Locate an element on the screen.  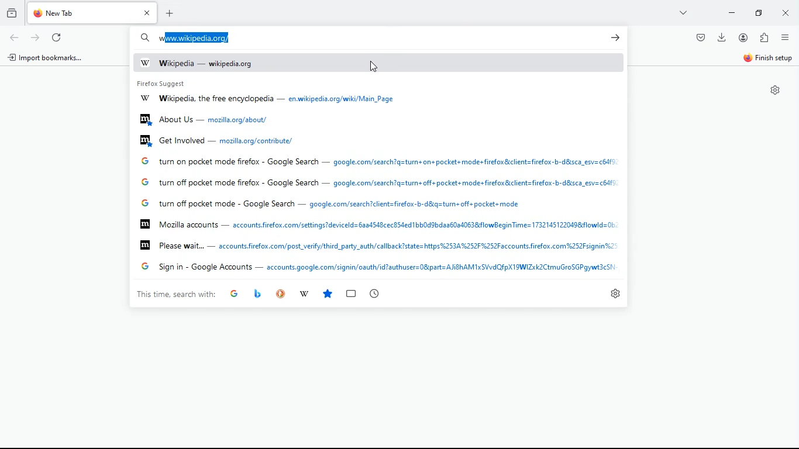
extention is located at coordinates (765, 37).